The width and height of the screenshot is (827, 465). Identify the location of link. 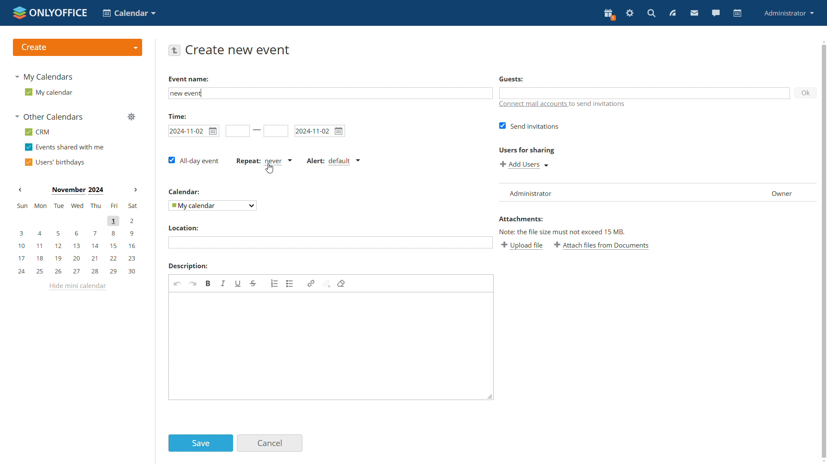
(311, 283).